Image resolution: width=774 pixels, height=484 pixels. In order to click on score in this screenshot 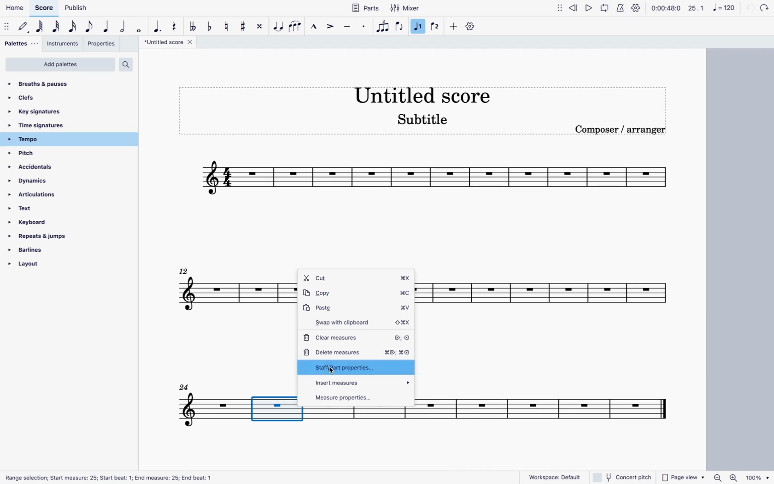, I will do `click(44, 10)`.